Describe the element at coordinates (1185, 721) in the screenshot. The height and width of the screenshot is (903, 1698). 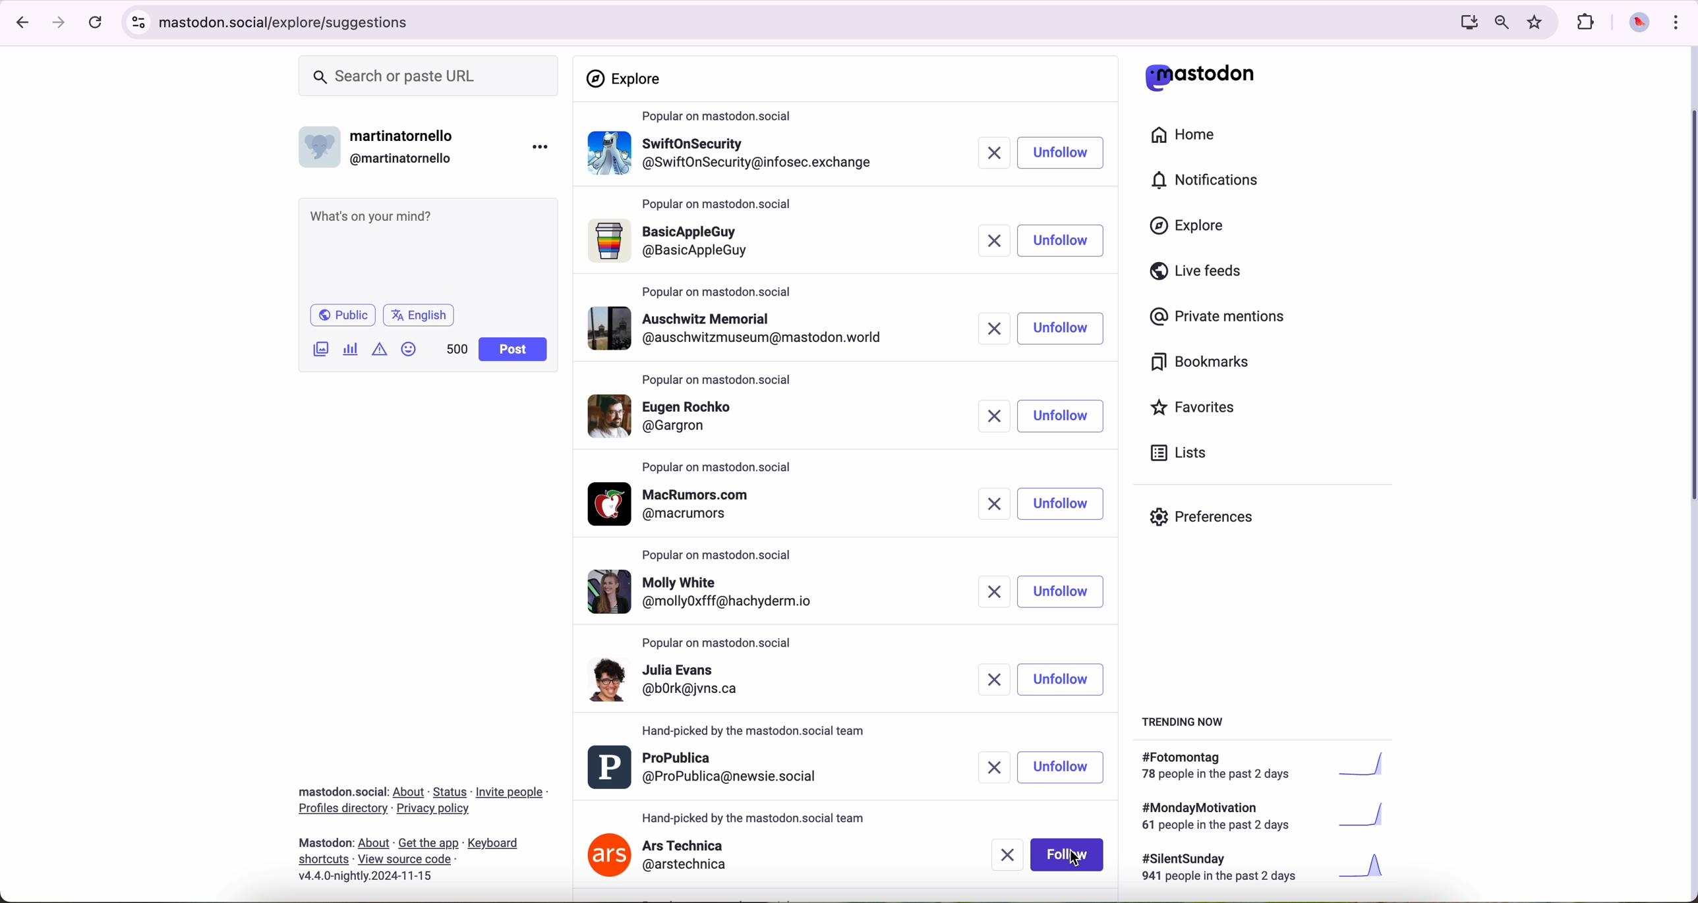
I see `trending now` at that location.